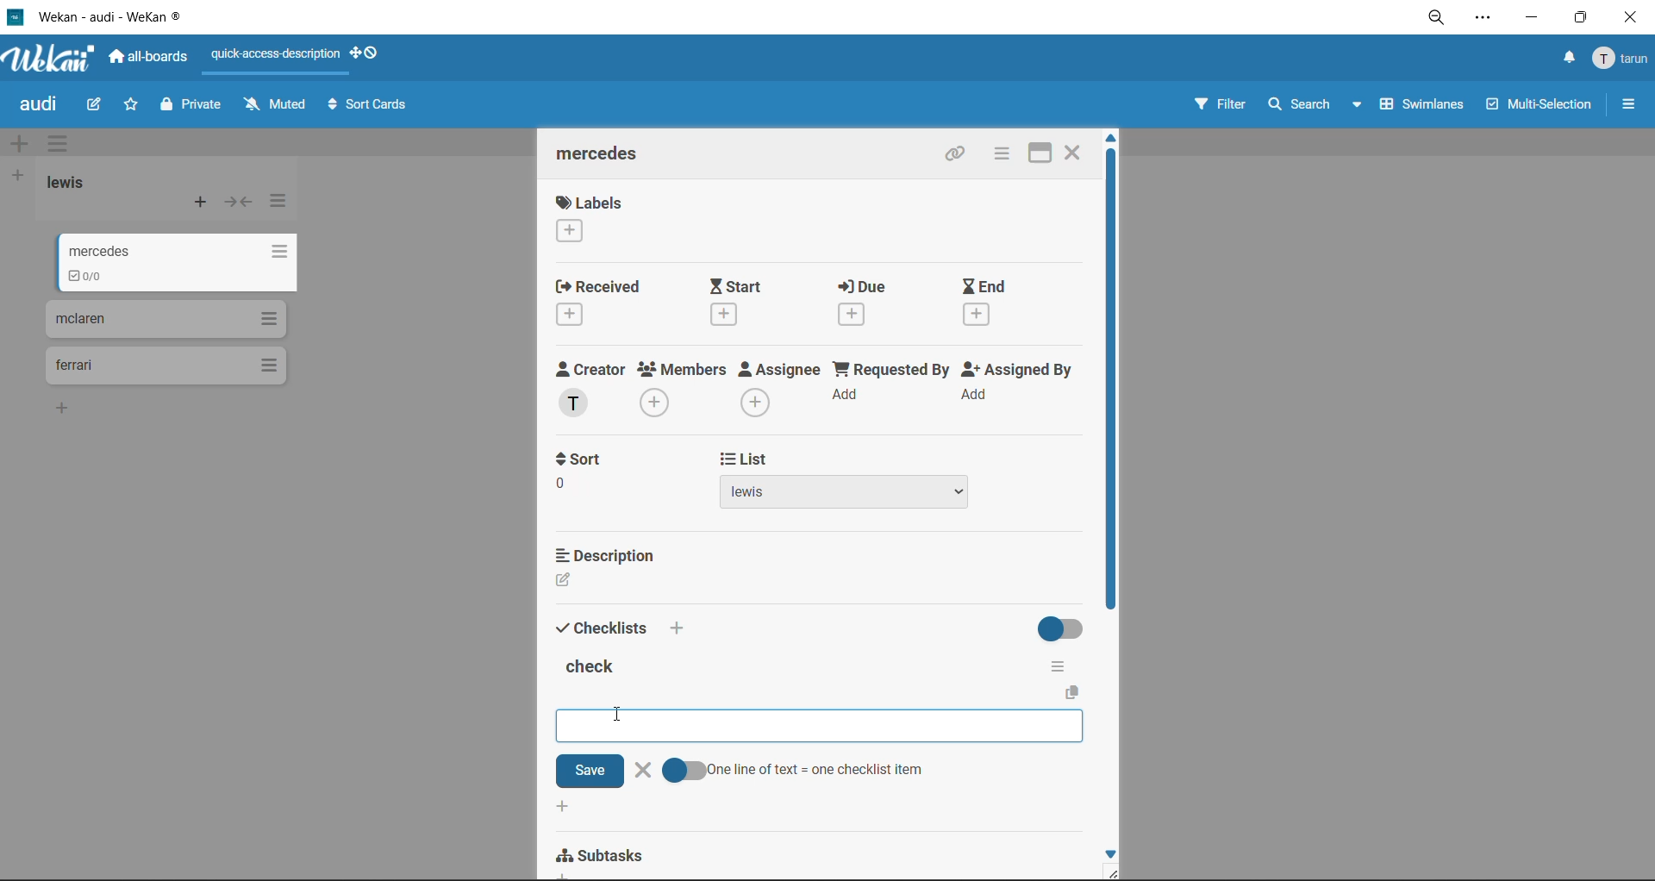 The height and width of the screenshot is (881, 1655). Describe the element at coordinates (239, 206) in the screenshot. I see `collapse` at that location.